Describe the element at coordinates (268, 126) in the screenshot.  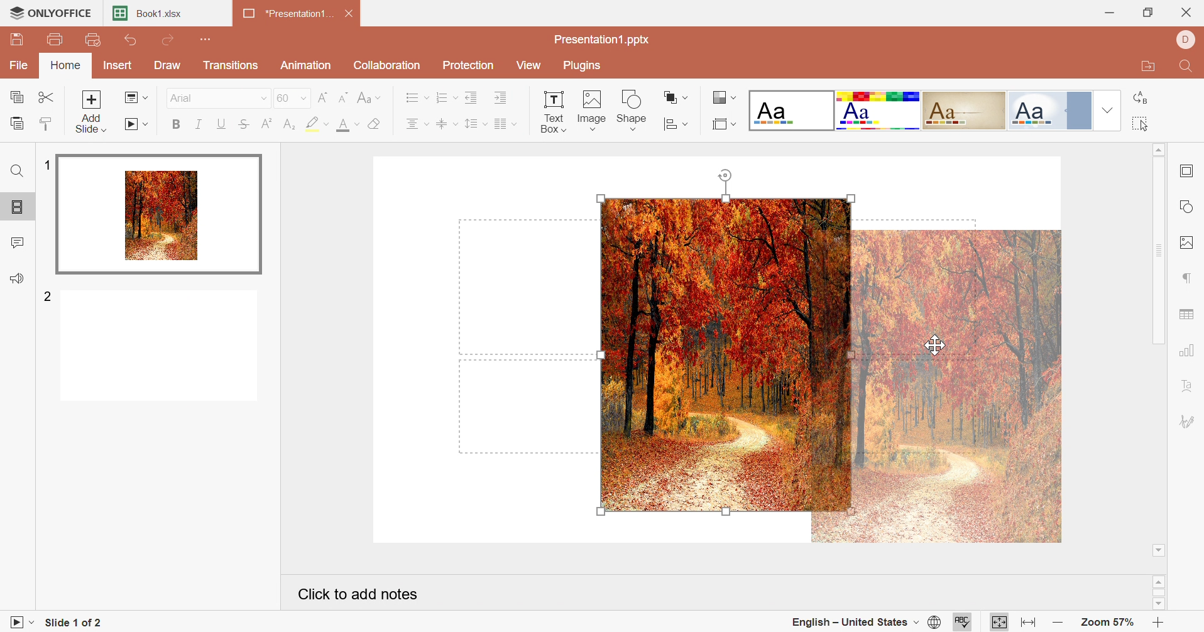
I see `Superscript` at that location.